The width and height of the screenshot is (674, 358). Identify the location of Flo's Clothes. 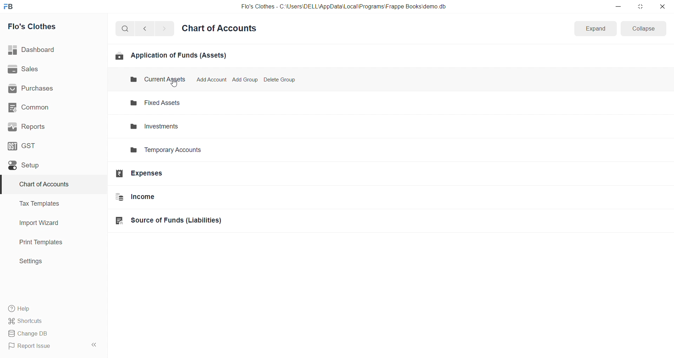
(50, 27).